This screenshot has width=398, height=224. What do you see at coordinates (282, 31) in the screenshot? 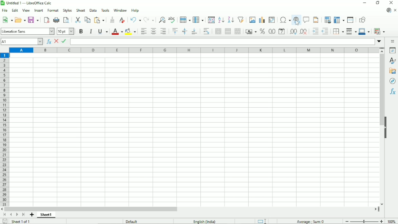
I see `Format as date` at bounding box center [282, 31].